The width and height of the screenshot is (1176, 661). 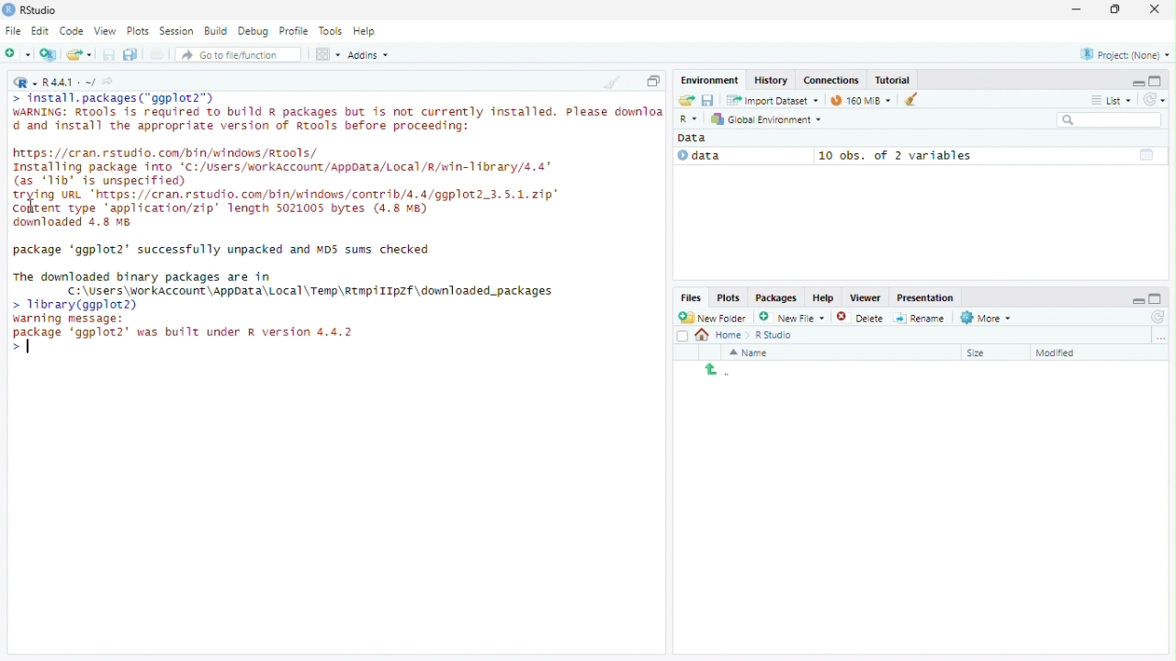 I want to click on Rename selected file/folder, so click(x=920, y=317).